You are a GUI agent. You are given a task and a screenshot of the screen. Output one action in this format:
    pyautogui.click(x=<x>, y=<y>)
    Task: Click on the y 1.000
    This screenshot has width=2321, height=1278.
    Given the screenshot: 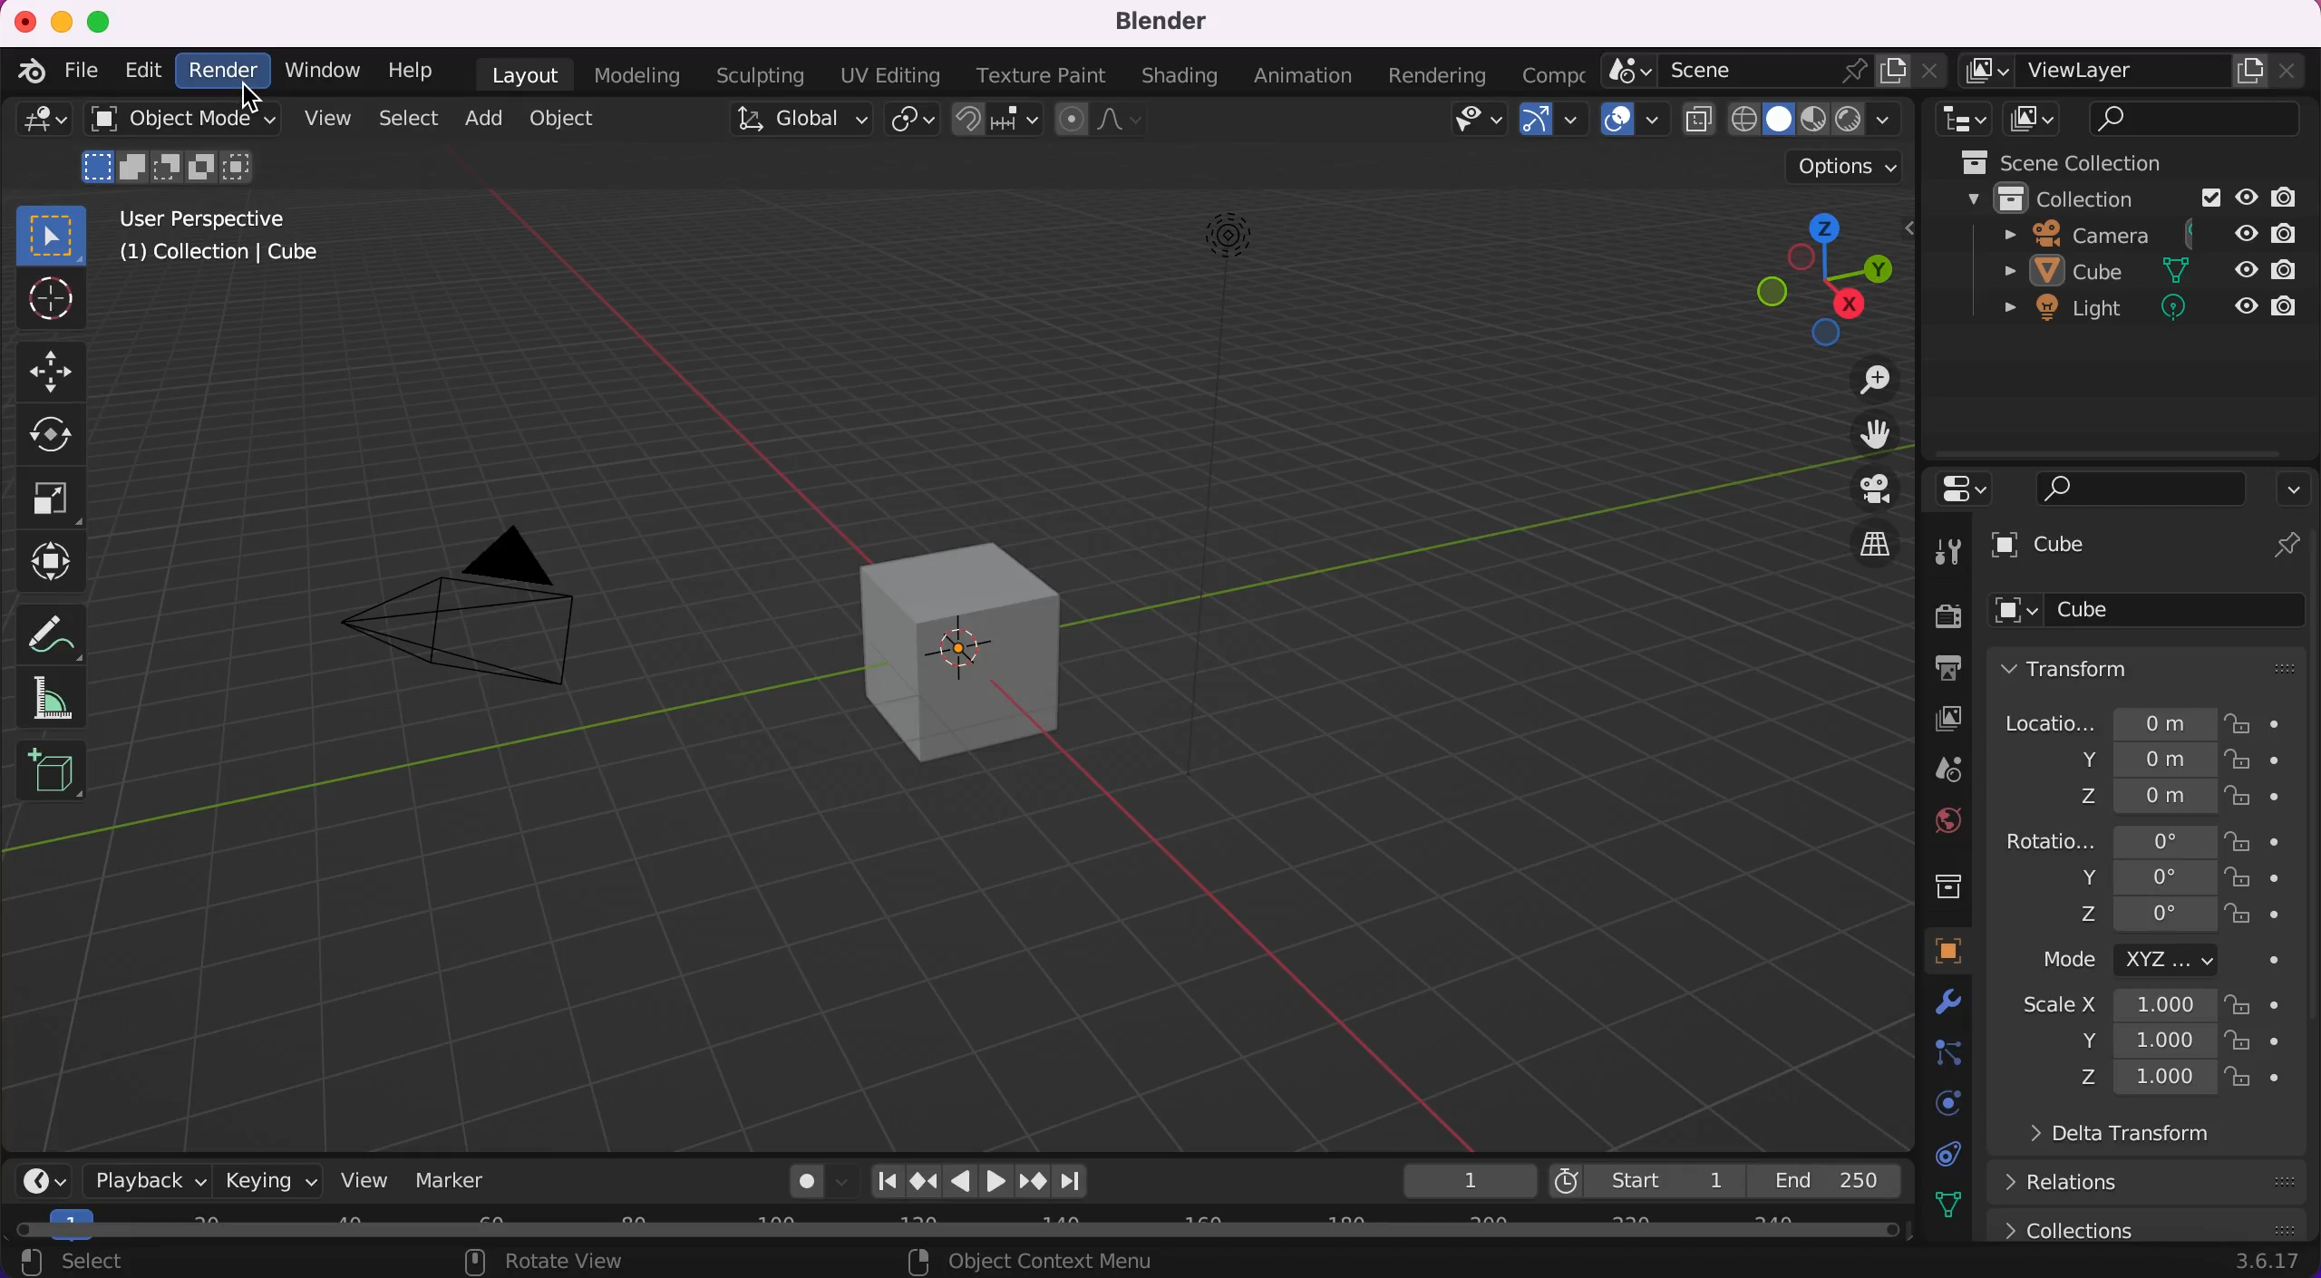 What is the action you would take?
    pyautogui.click(x=2143, y=1041)
    